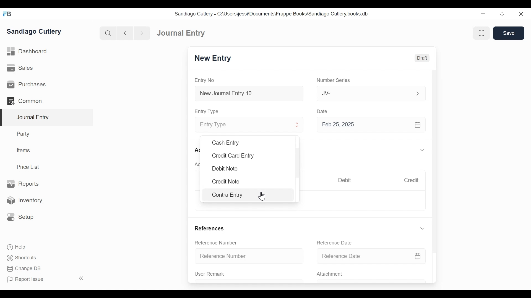 The height and width of the screenshot is (298, 531). What do you see at coordinates (249, 93) in the screenshot?
I see `New Journal Entry 10` at bounding box center [249, 93].